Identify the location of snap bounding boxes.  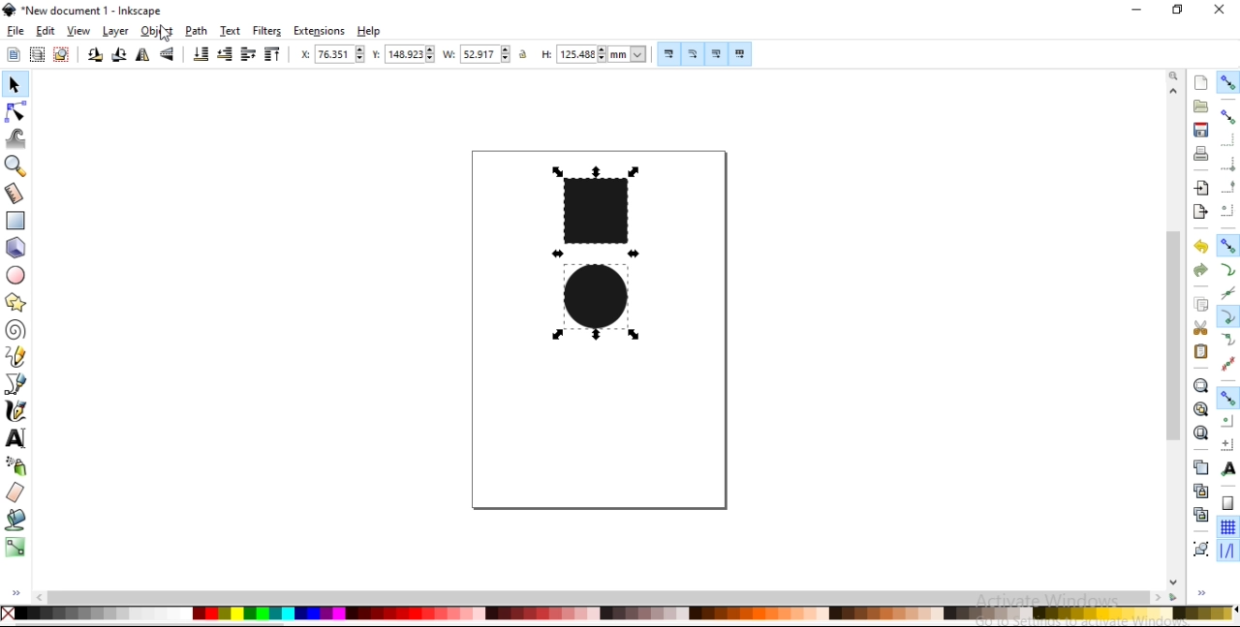
(1227, 115).